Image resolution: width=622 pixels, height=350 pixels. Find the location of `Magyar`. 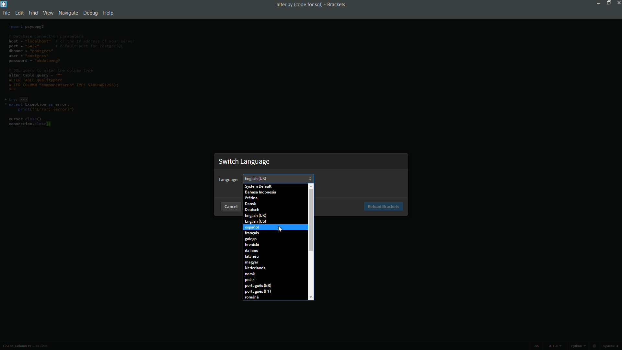

Magyar is located at coordinates (275, 262).